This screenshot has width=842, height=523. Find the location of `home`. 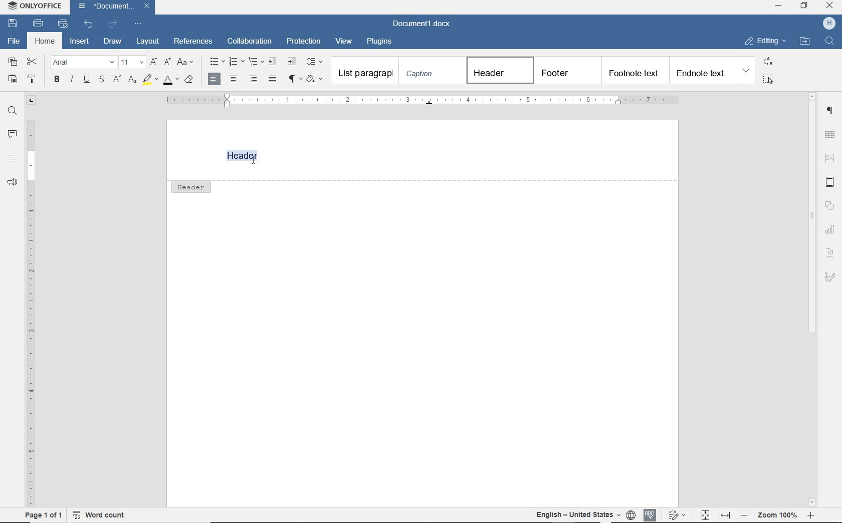

home is located at coordinates (45, 42).